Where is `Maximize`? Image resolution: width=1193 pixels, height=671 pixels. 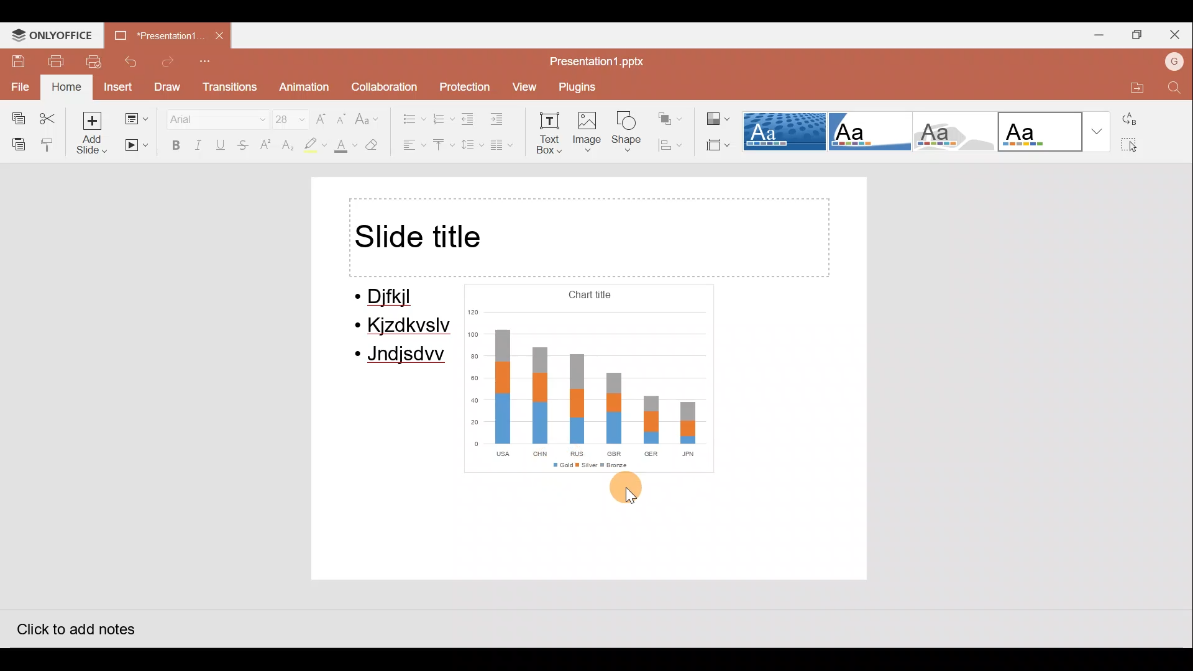
Maximize is located at coordinates (1137, 37).